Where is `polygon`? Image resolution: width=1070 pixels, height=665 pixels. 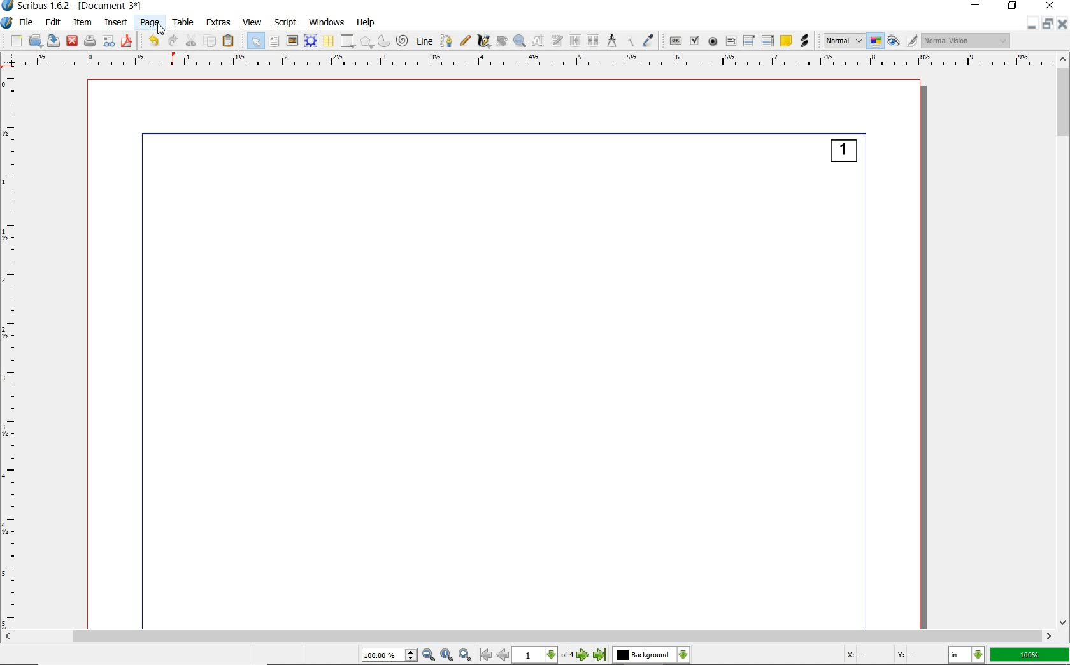 polygon is located at coordinates (368, 41).